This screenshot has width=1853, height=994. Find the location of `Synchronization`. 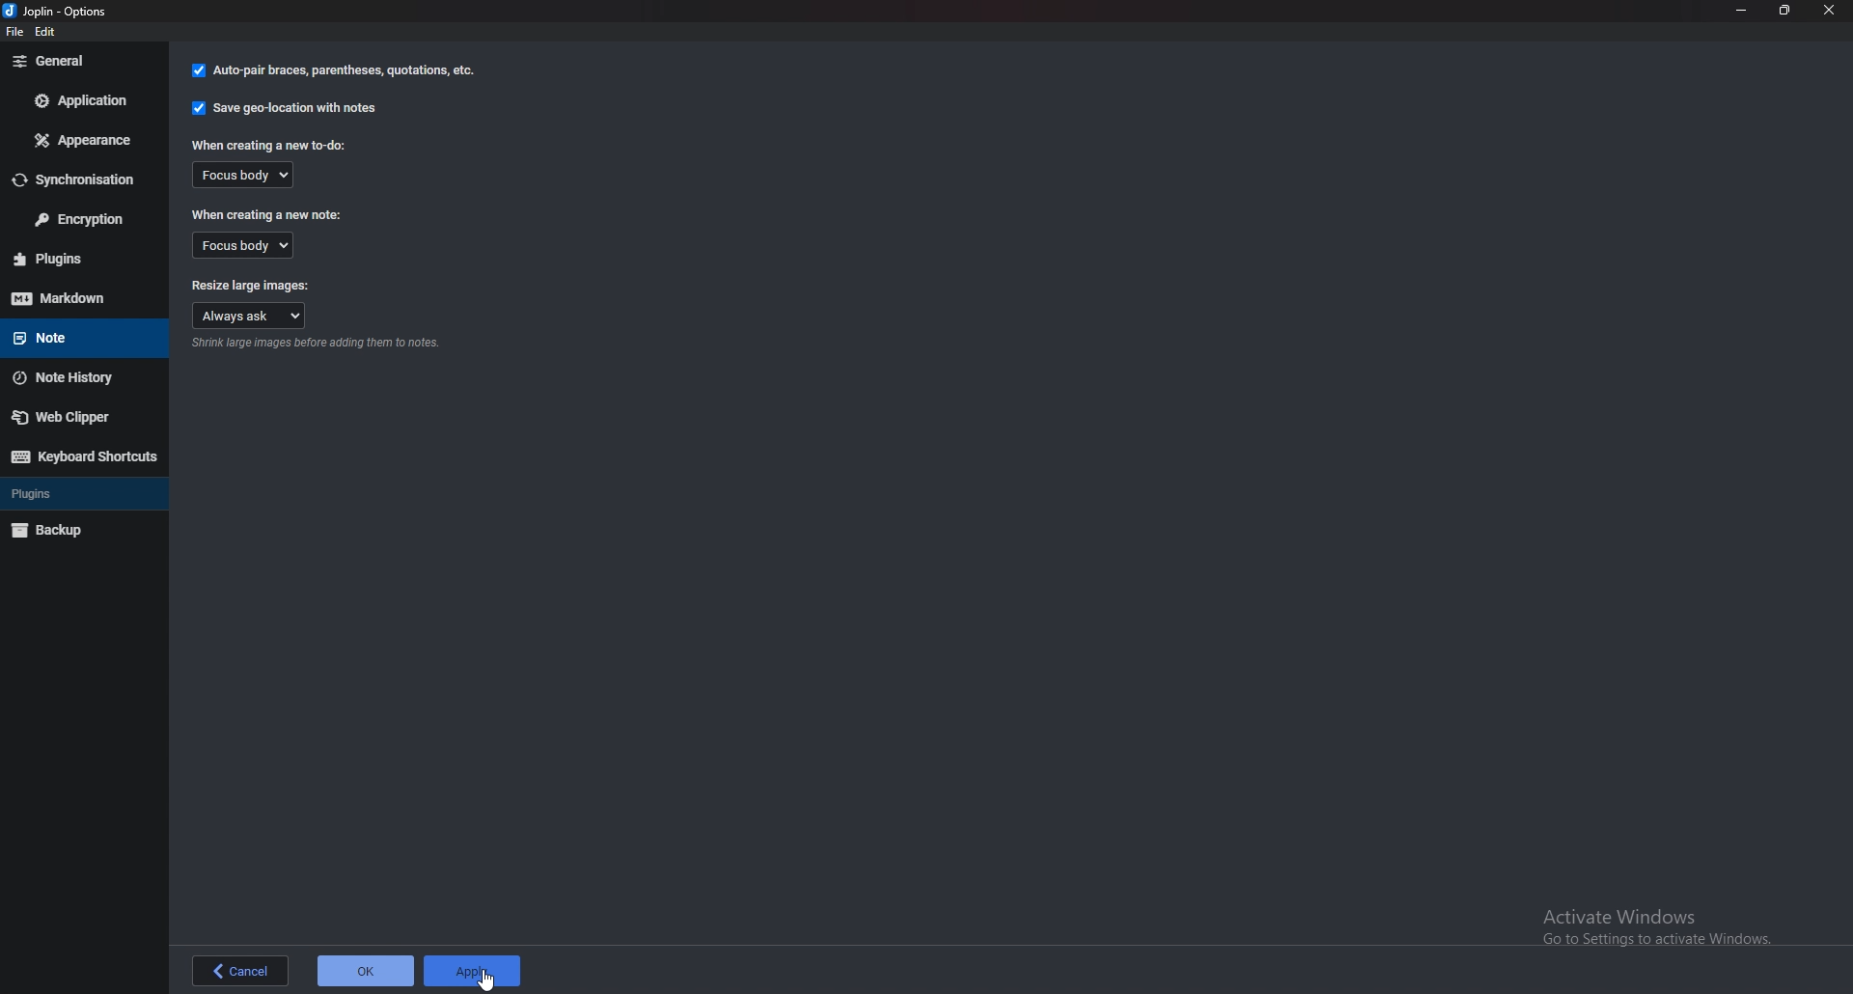

Synchronization is located at coordinates (81, 180).